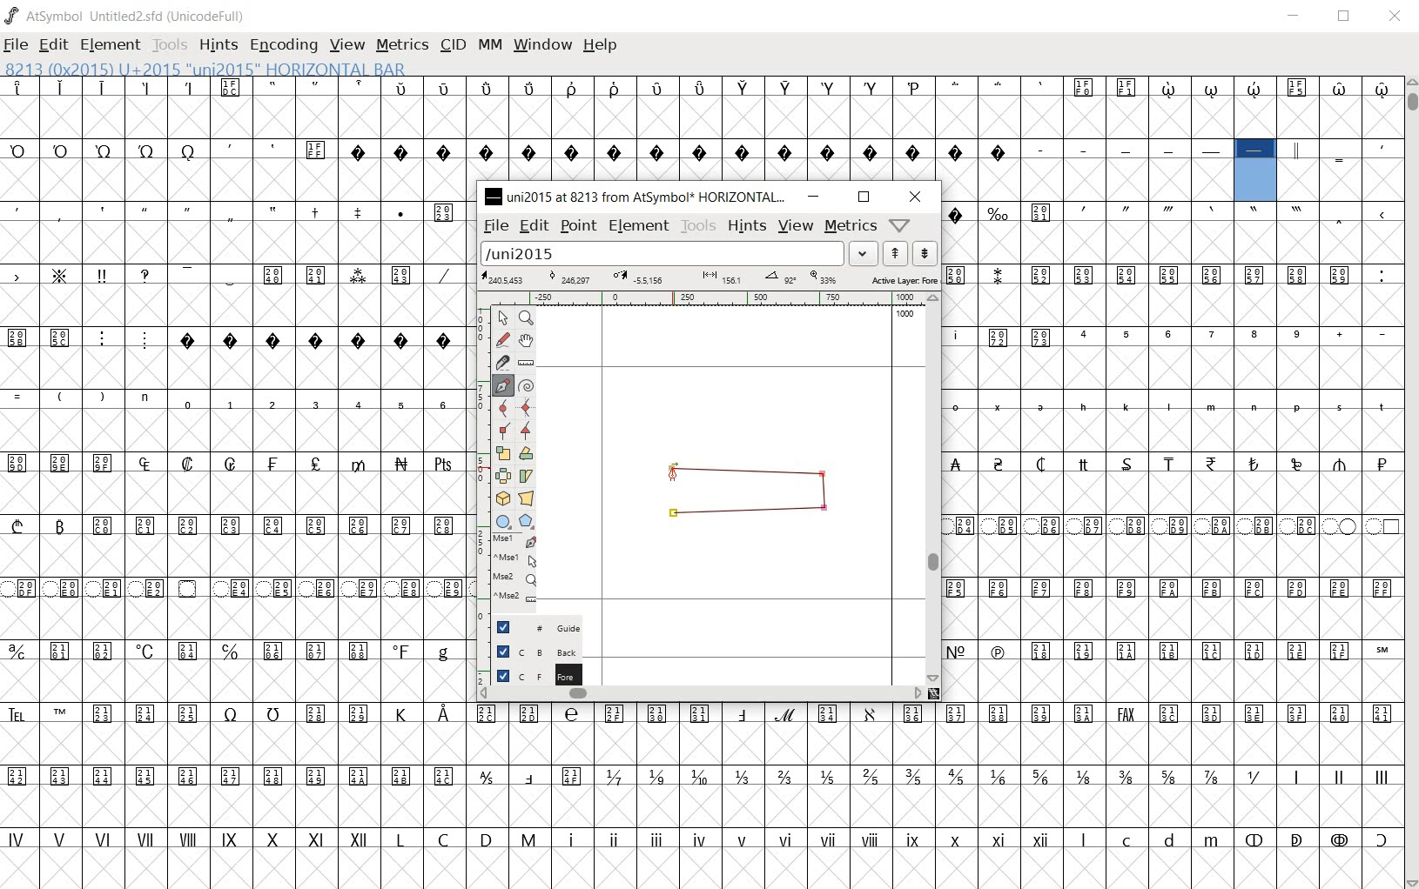 This screenshot has height=889, width=1419. What do you see at coordinates (502, 408) in the screenshot?
I see `add a curve point` at bounding box center [502, 408].